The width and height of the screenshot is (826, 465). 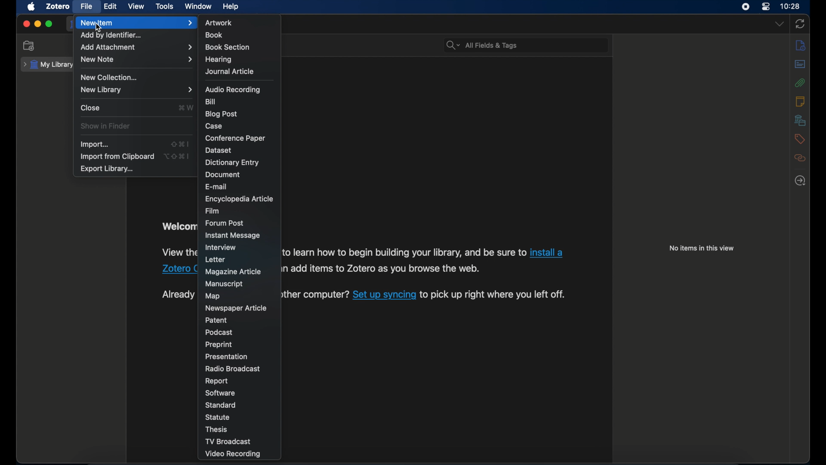 What do you see at coordinates (198, 6) in the screenshot?
I see `window` at bounding box center [198, 6].